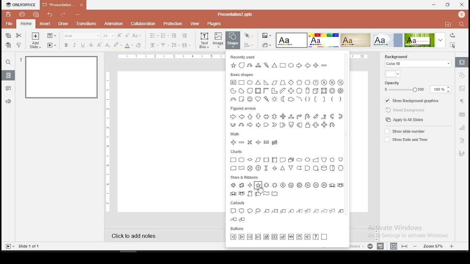 This screenshot has height=264, width=470. What do you see at coordinates (448, 5) in the screenshot?
I see `restore` at bounding box center [448, 5].